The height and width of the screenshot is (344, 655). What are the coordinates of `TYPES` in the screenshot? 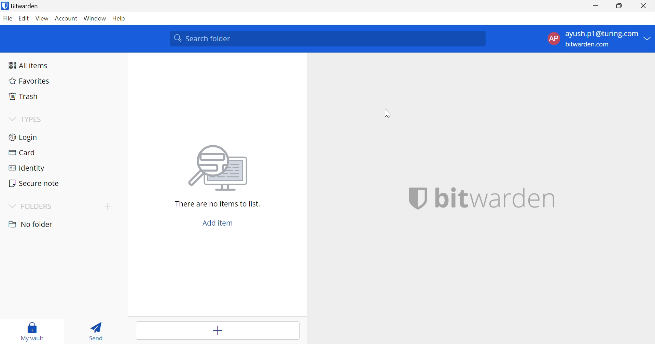 It's located at (38, 120).